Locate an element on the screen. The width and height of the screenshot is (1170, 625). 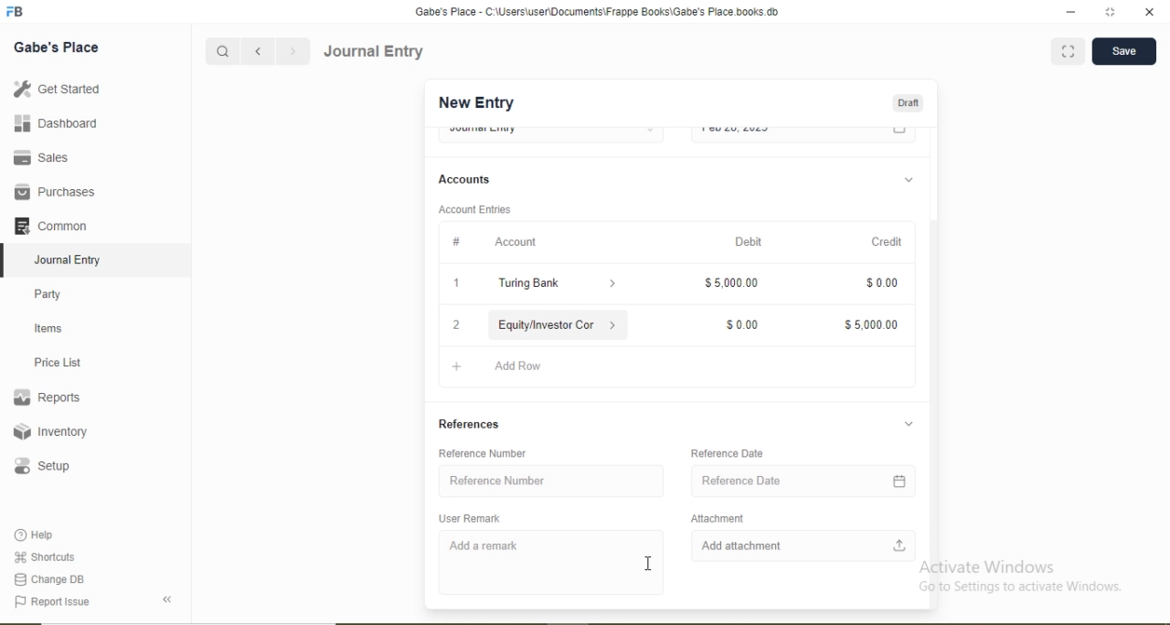
Equity/Investor Con is located at coordinates (547, 325).